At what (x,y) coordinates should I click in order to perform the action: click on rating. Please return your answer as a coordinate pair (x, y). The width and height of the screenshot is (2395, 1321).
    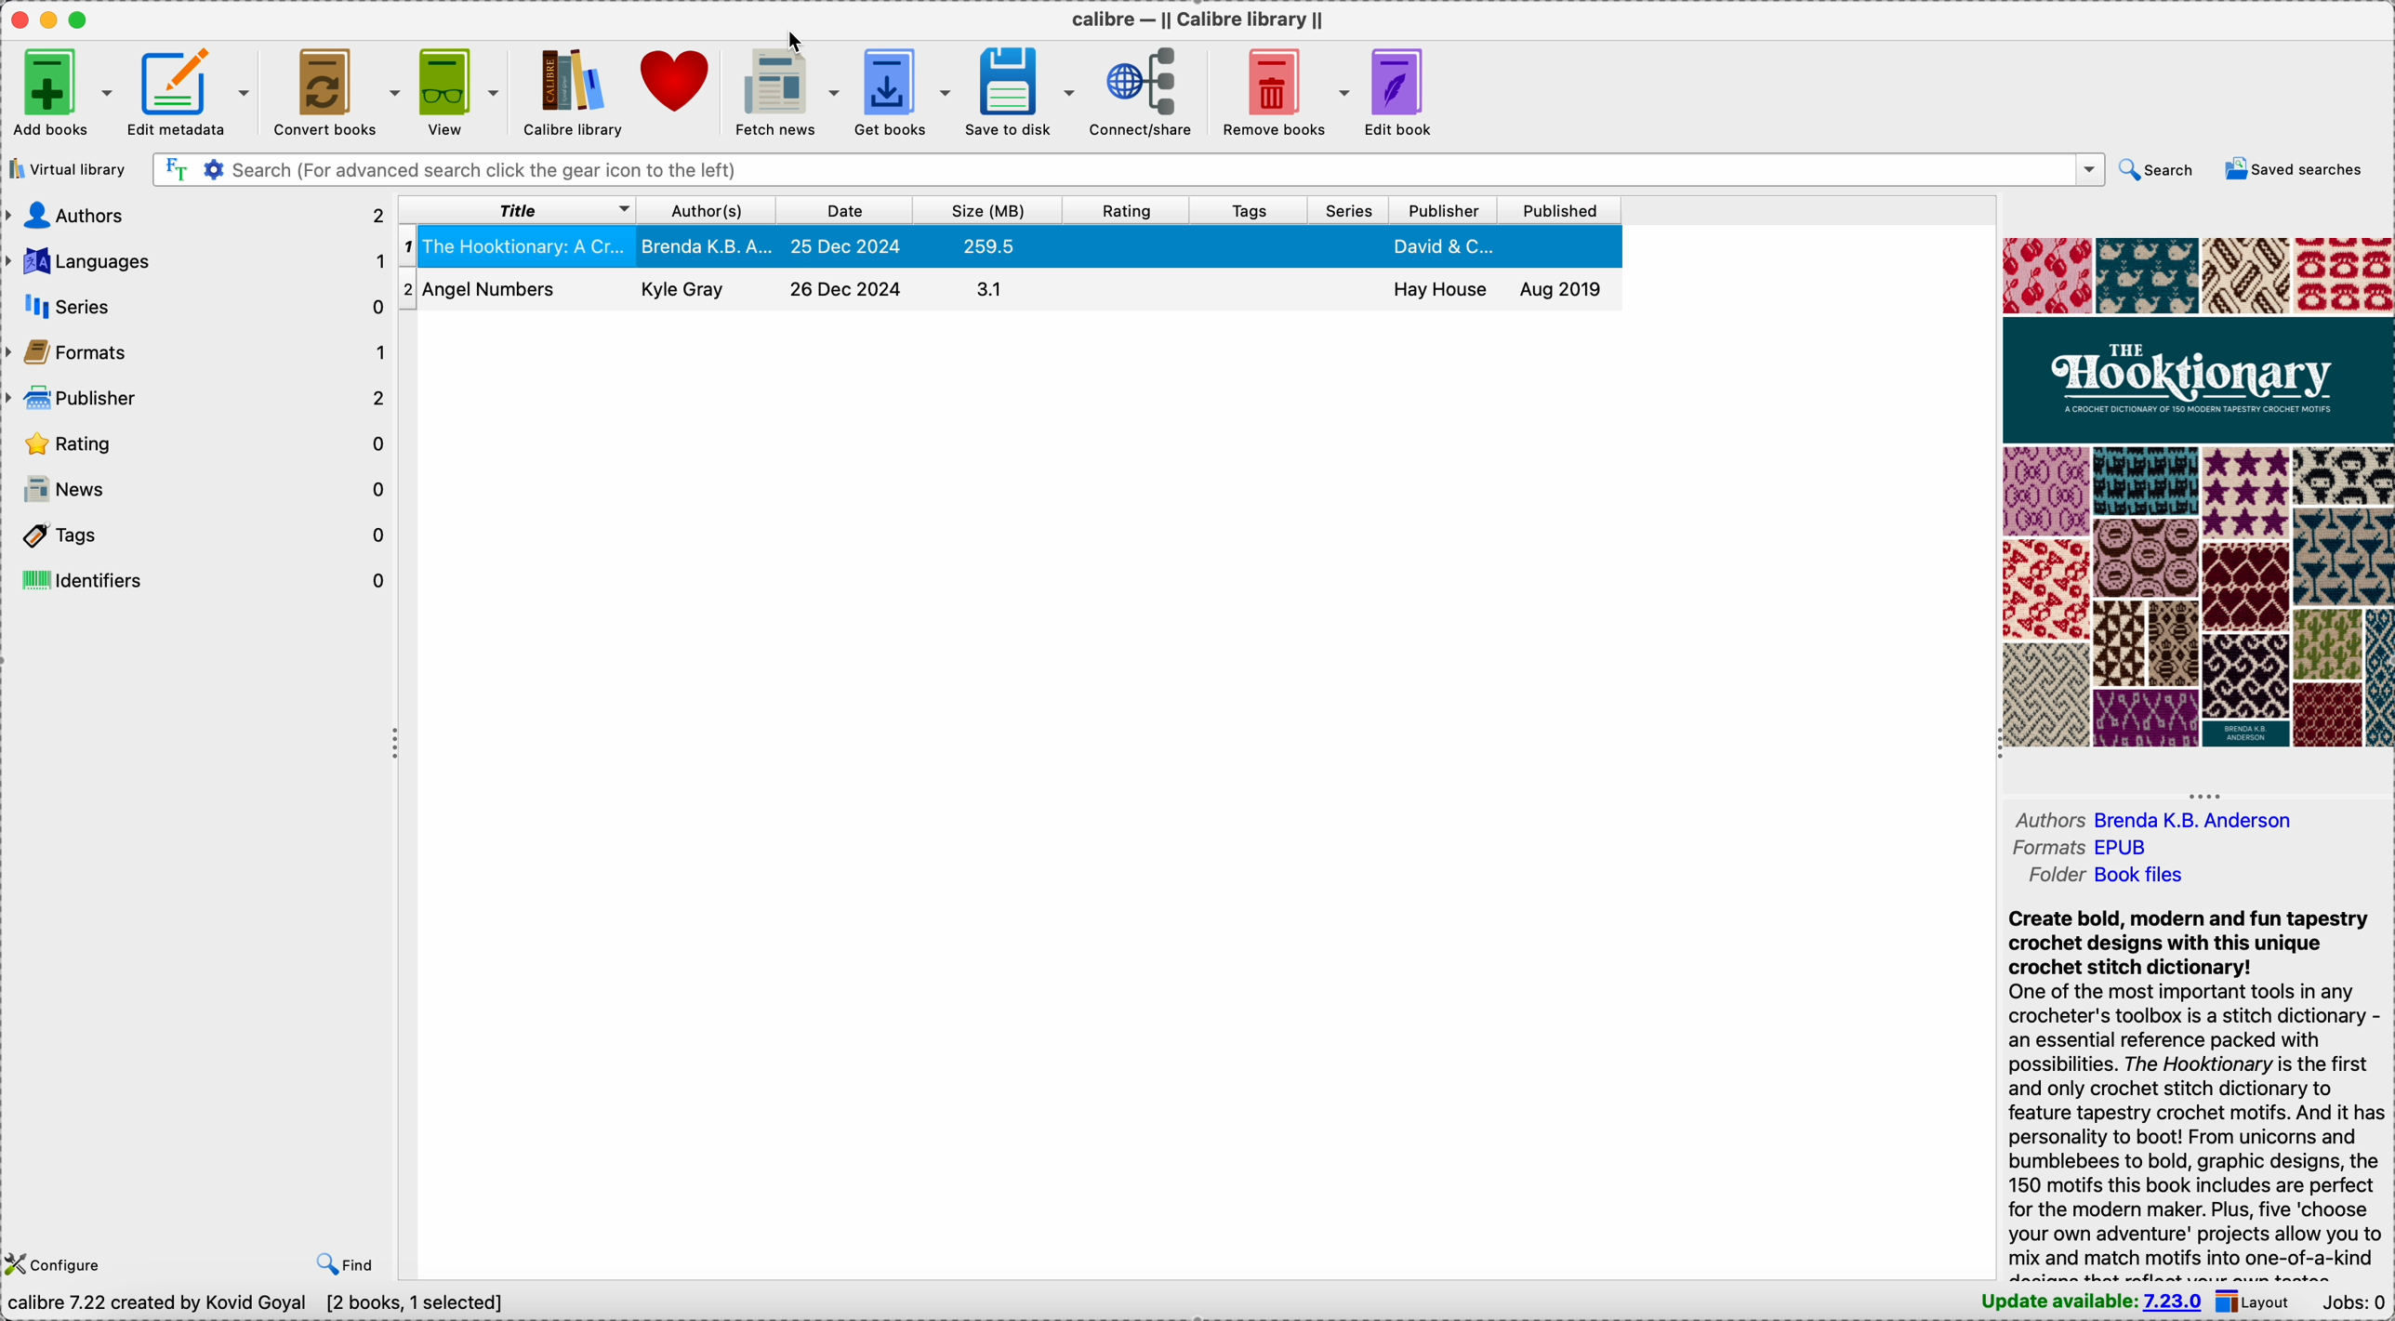
    Looking at the image, I should click on (198, 443).